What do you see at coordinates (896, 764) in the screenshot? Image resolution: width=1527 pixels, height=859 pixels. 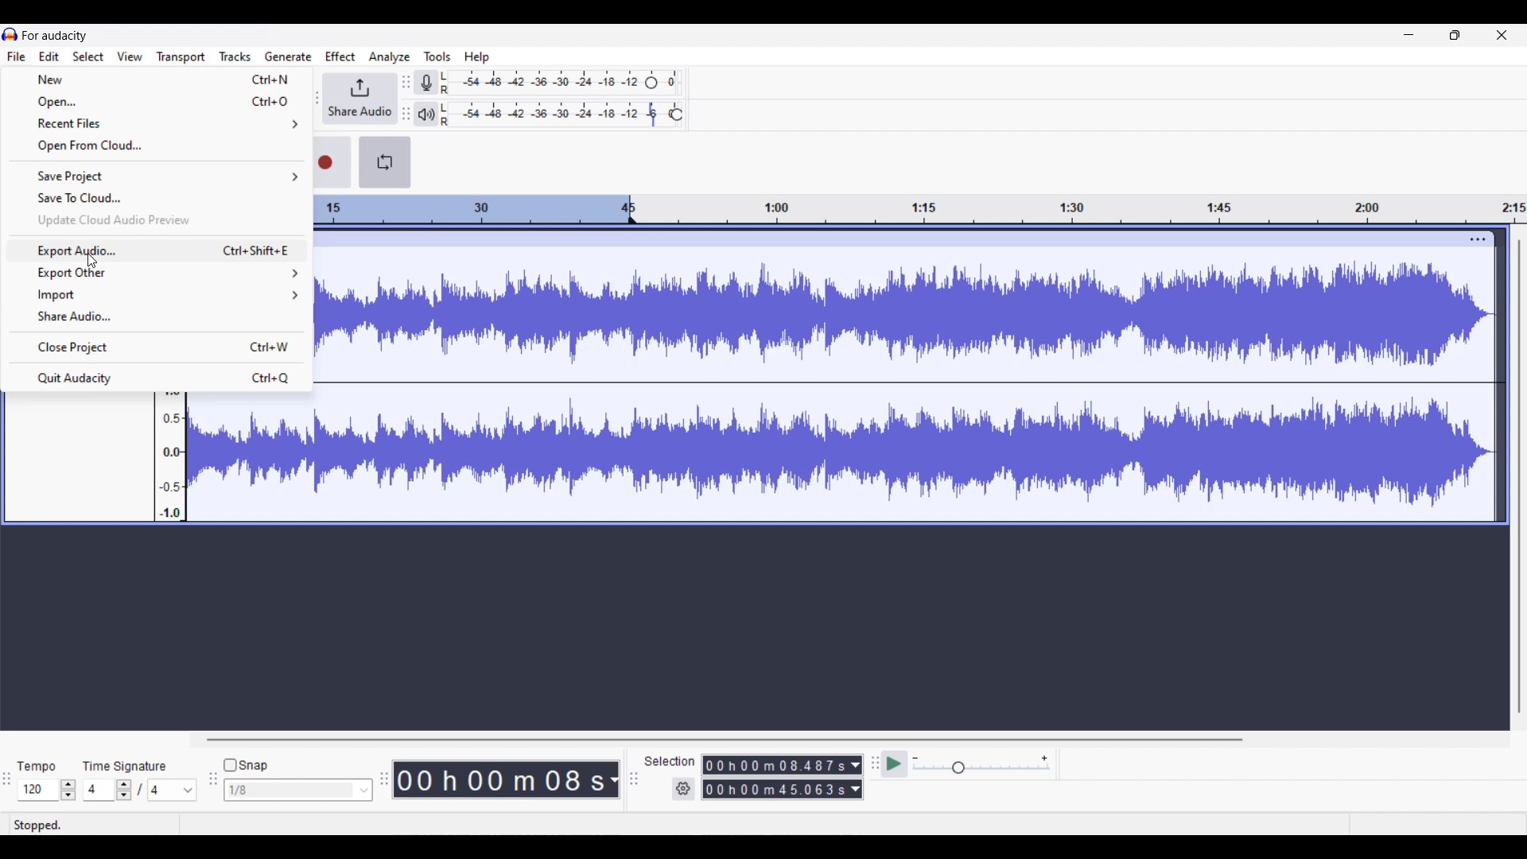 I see `Play at speed/Play at speed once` at bounding box center [896, 764].